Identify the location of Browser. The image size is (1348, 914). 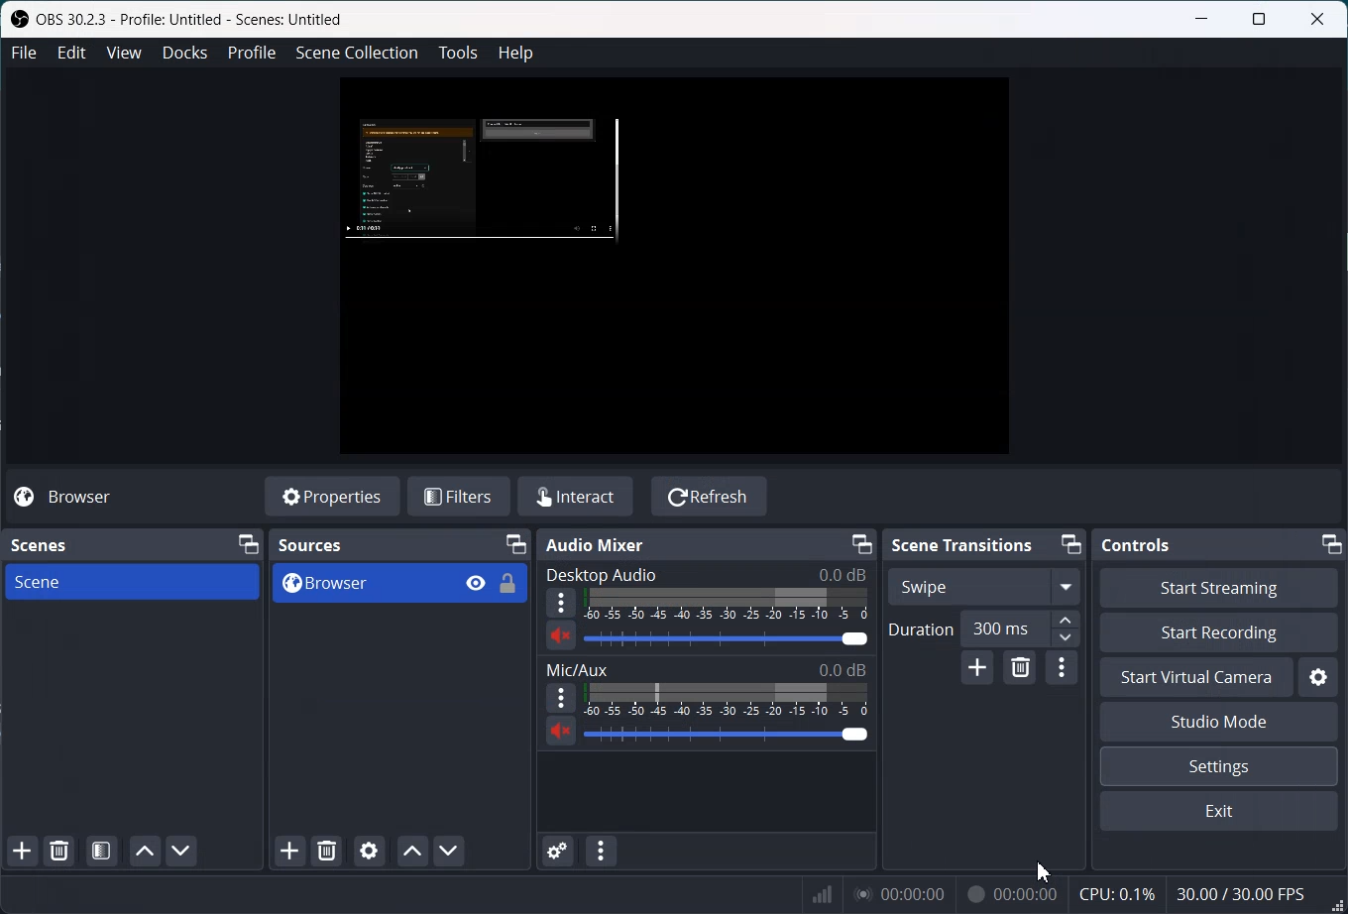
(79, 498).